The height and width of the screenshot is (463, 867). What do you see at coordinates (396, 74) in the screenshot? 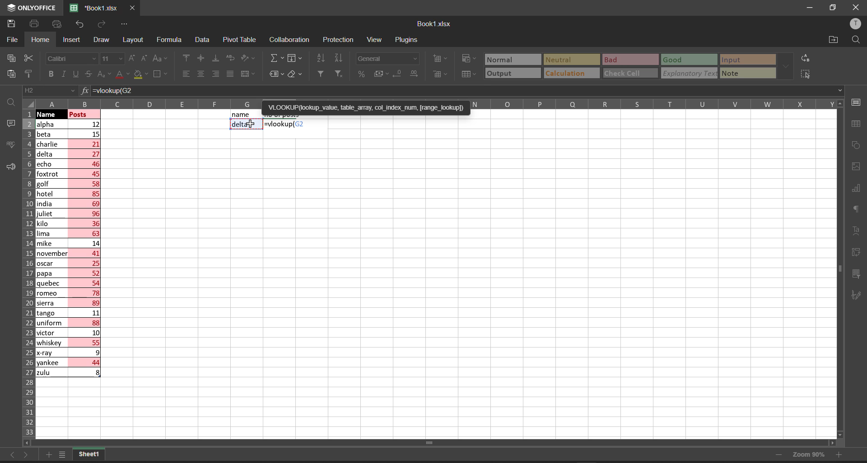
I see `decrease decimal` at bounding box center [396, 74].